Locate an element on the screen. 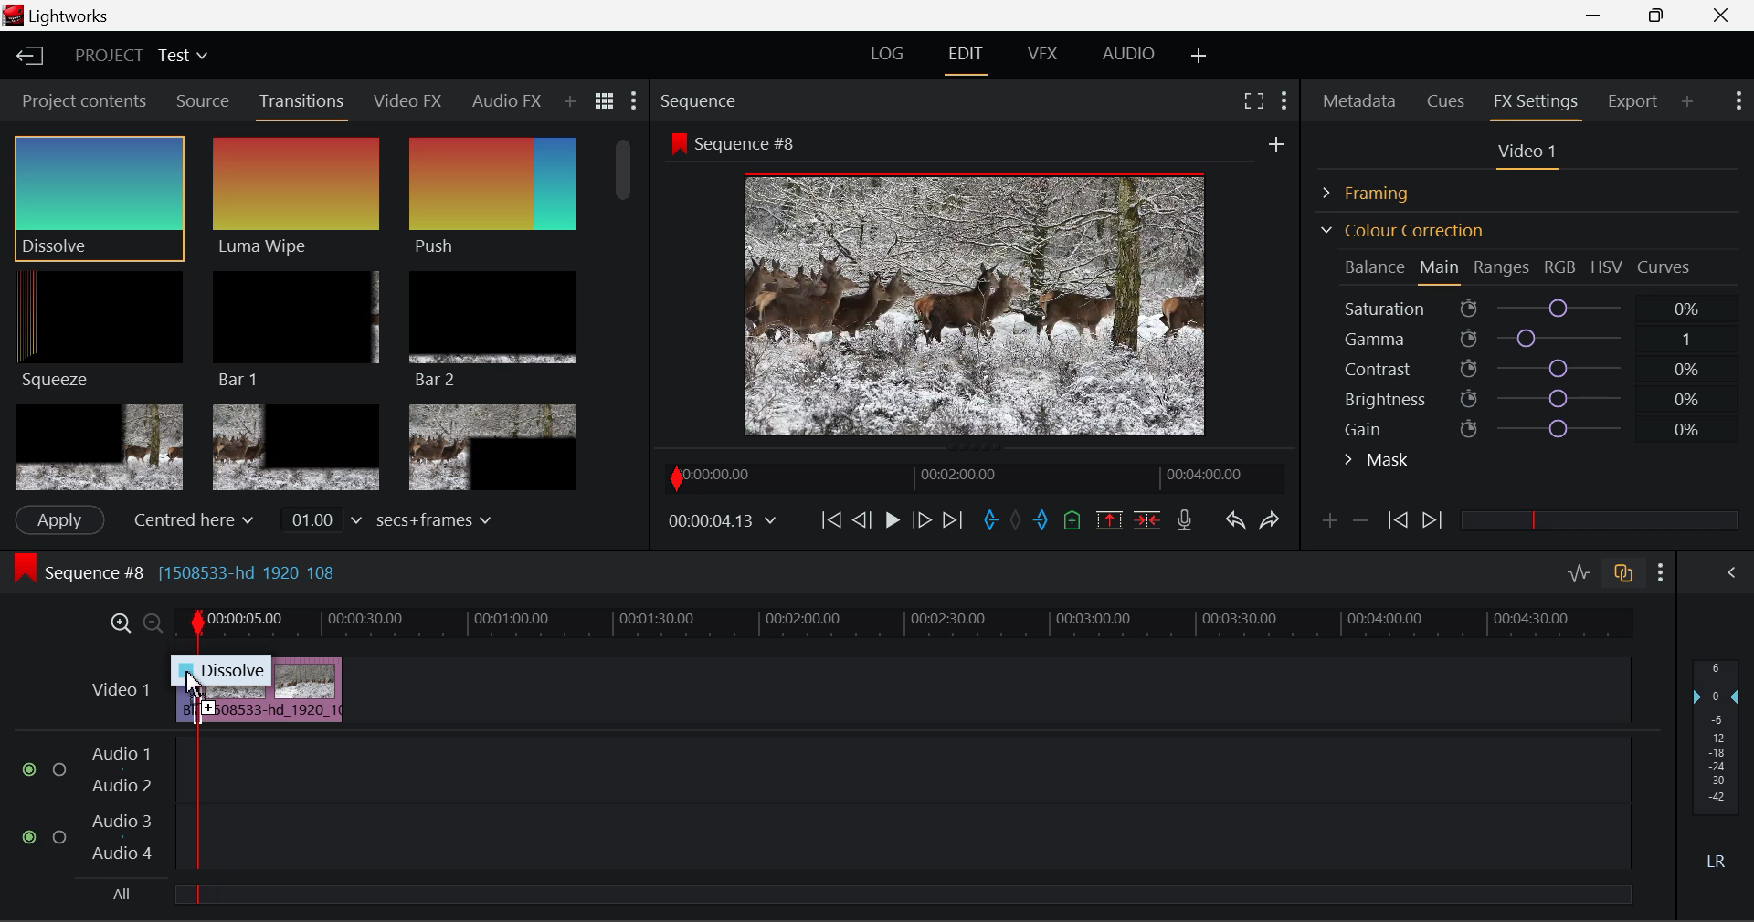 This screenshot has width=1754, height=922. Push is located at coordinates (491, 197).